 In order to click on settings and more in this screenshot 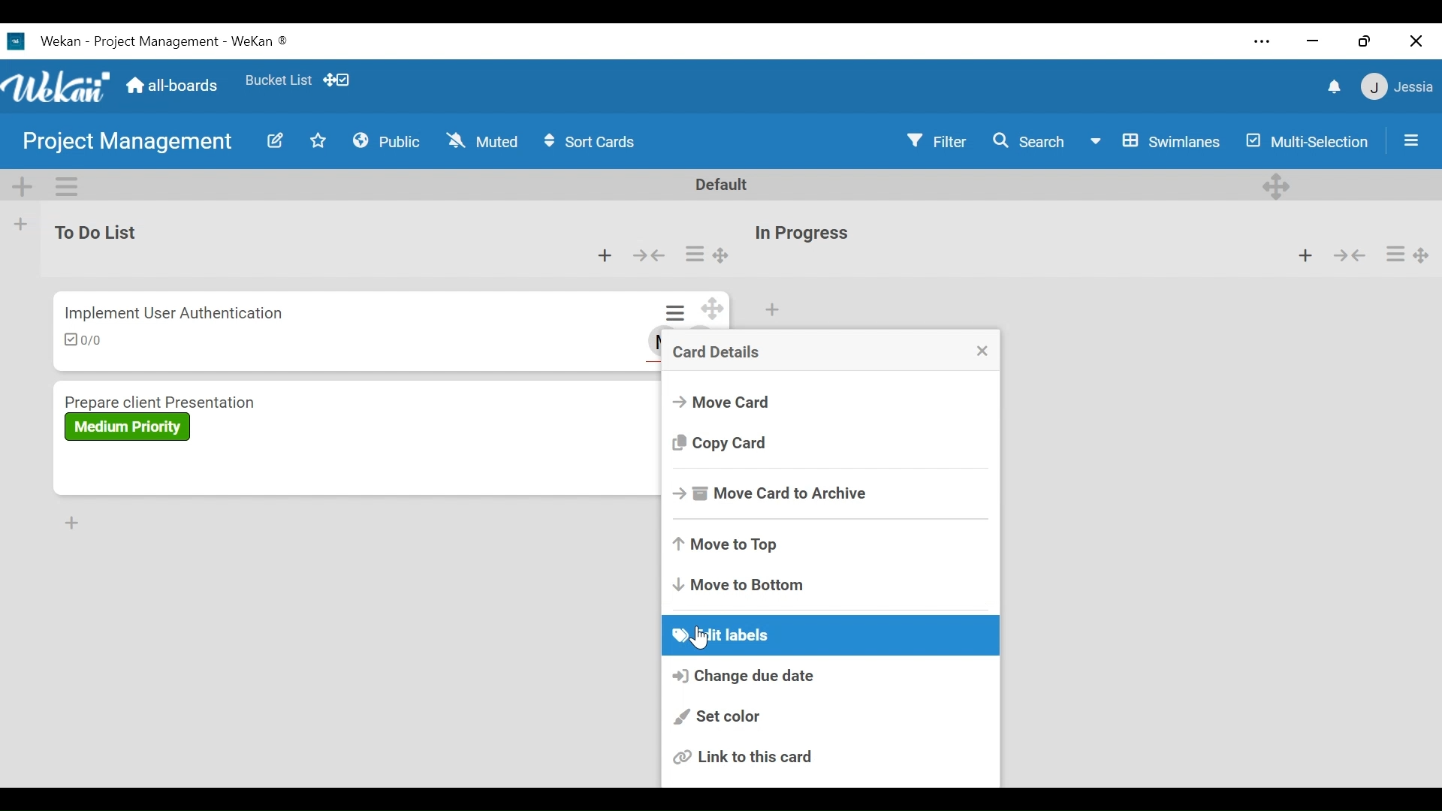, I will do `click(1265, 43)`.